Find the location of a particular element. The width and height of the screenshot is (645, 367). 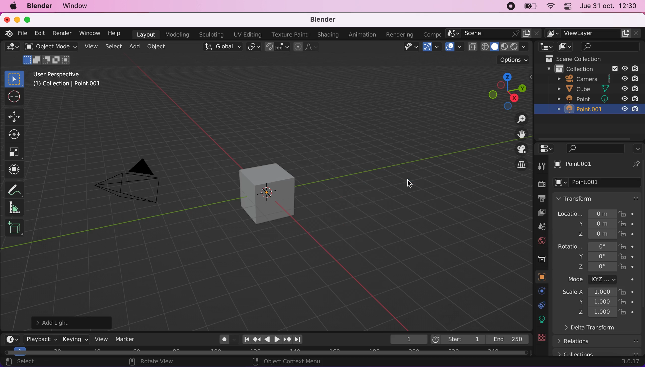

select box is located at coordinates (16, 78).